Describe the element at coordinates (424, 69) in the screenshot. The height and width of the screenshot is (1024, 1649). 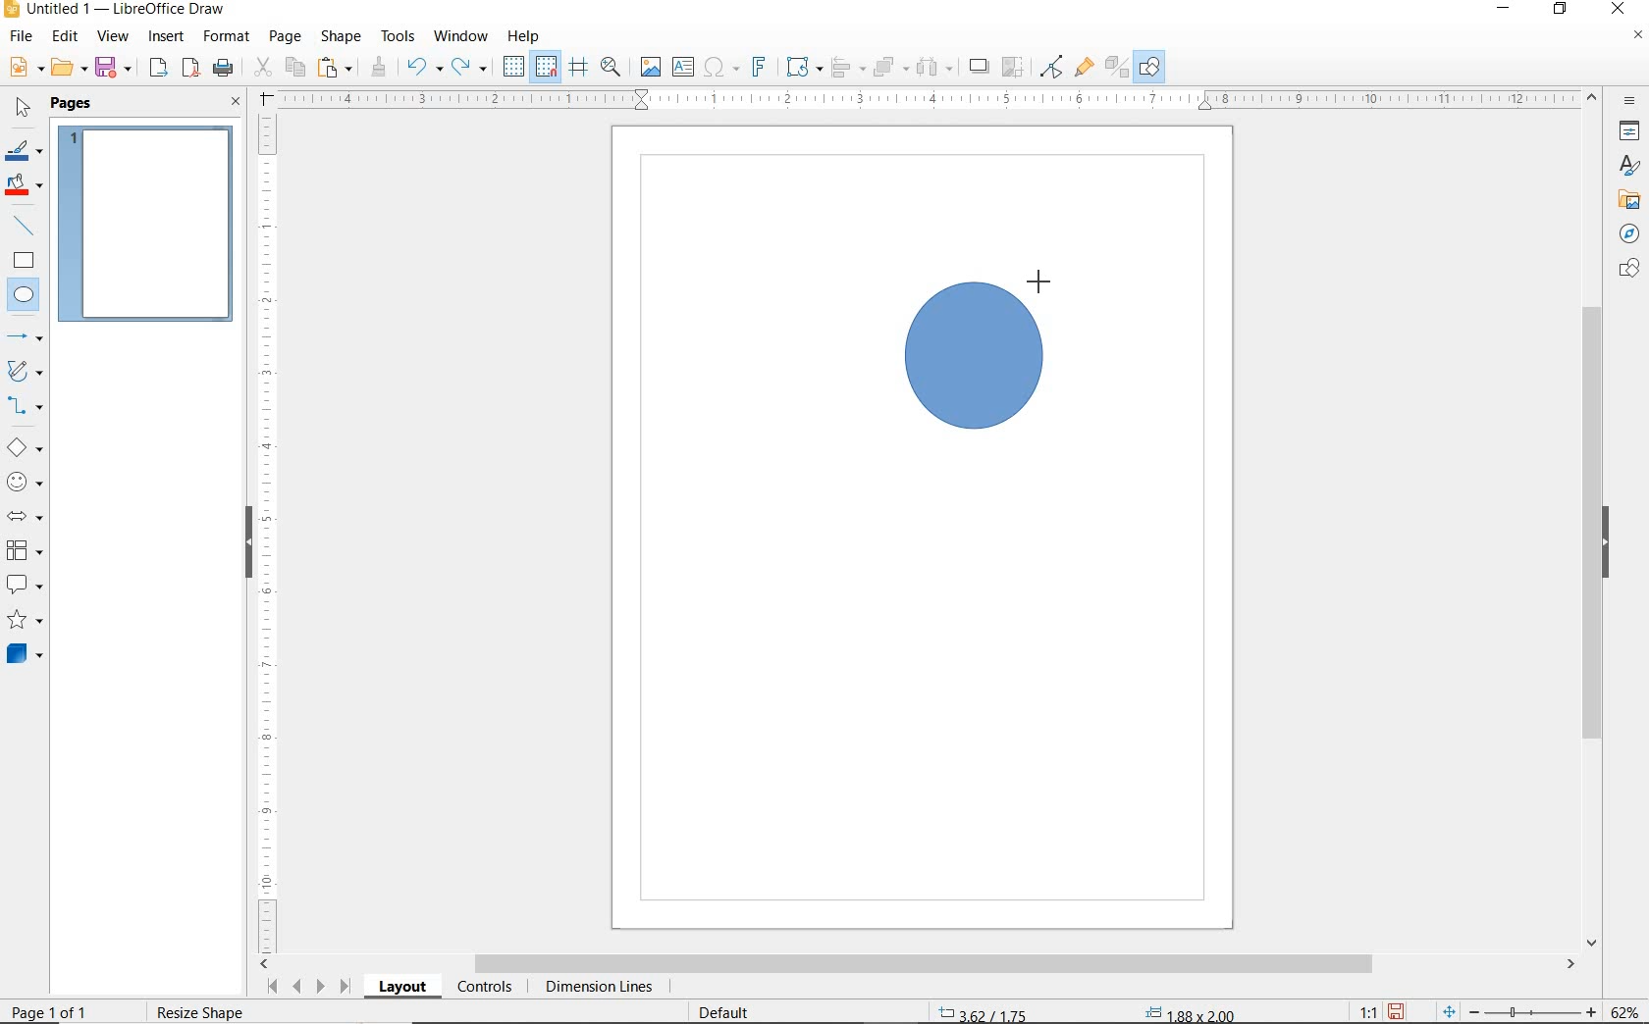
I see `UNDO` at that location.